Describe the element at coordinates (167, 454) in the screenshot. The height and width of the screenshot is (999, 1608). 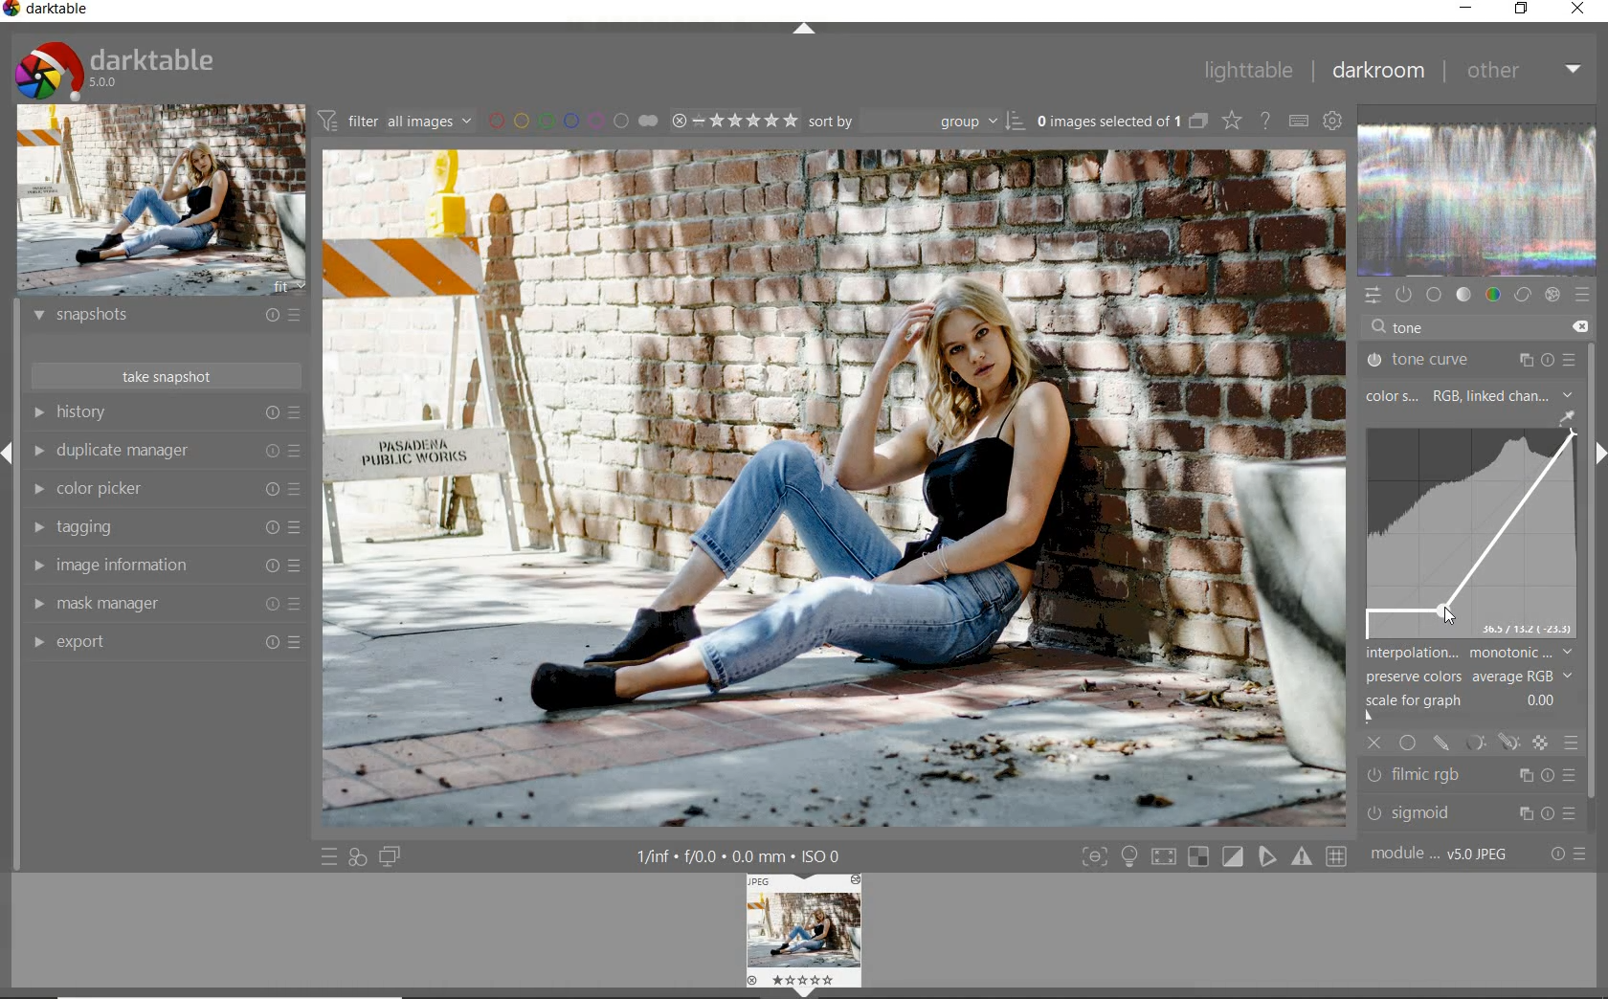
I see `duplicate manager` at that location.